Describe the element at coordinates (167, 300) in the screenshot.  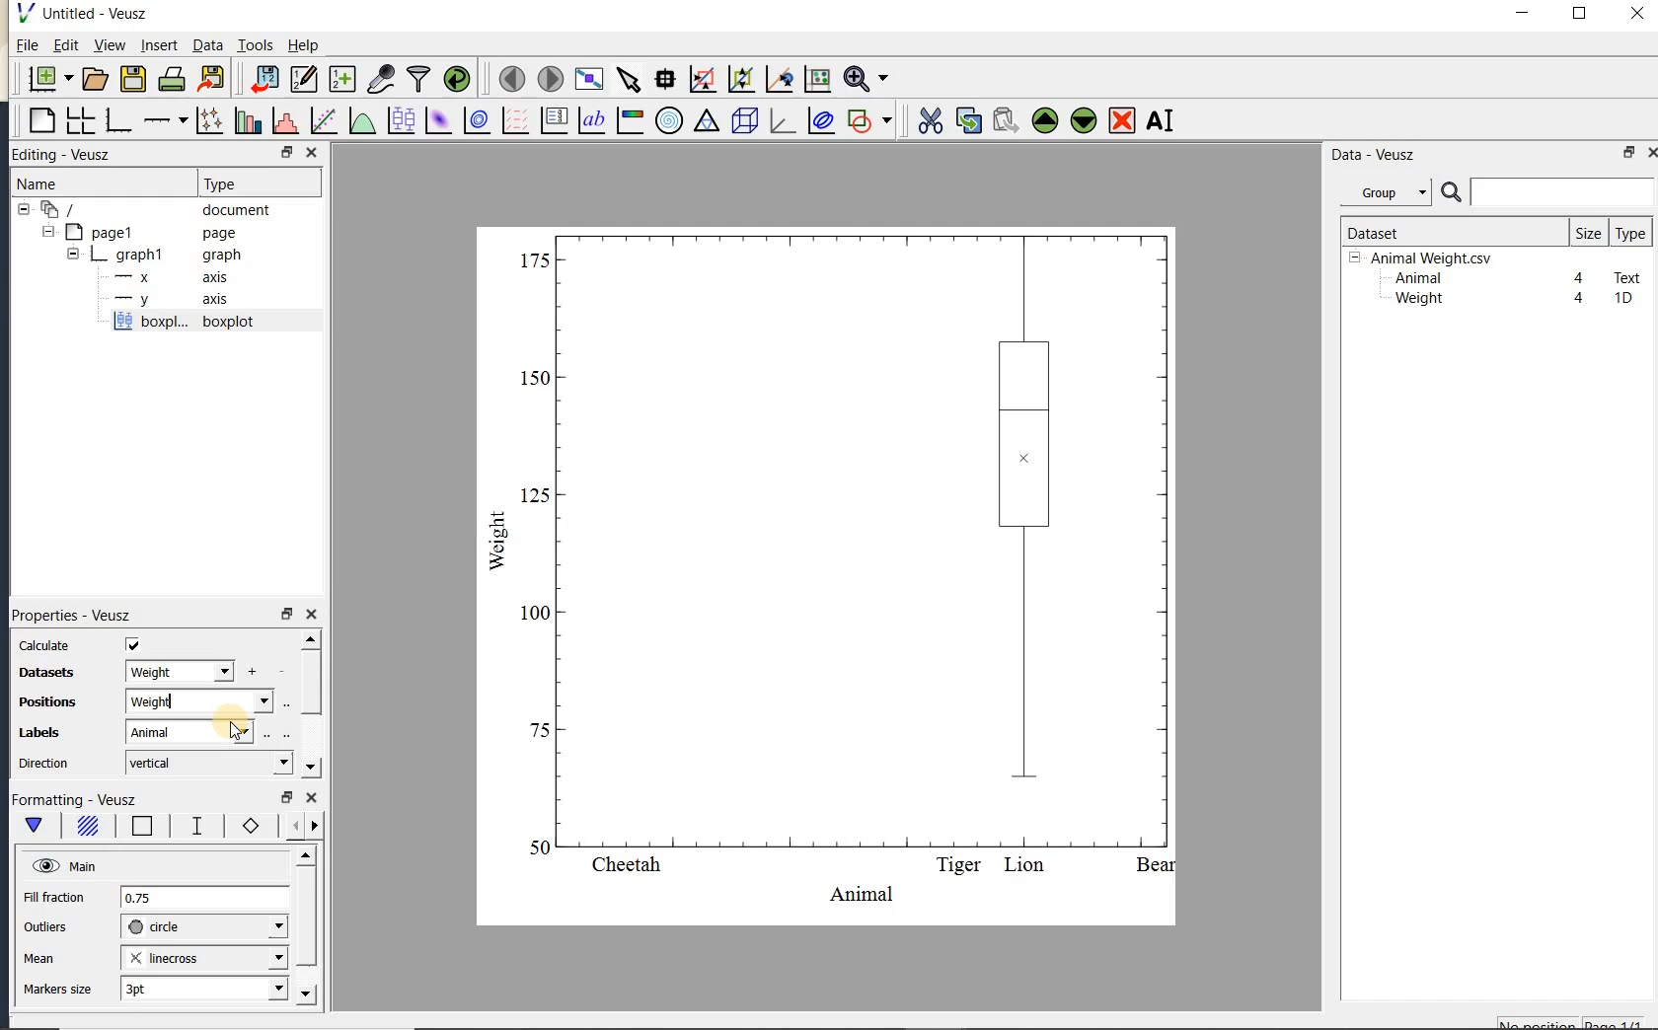
I see `axis` at that location.